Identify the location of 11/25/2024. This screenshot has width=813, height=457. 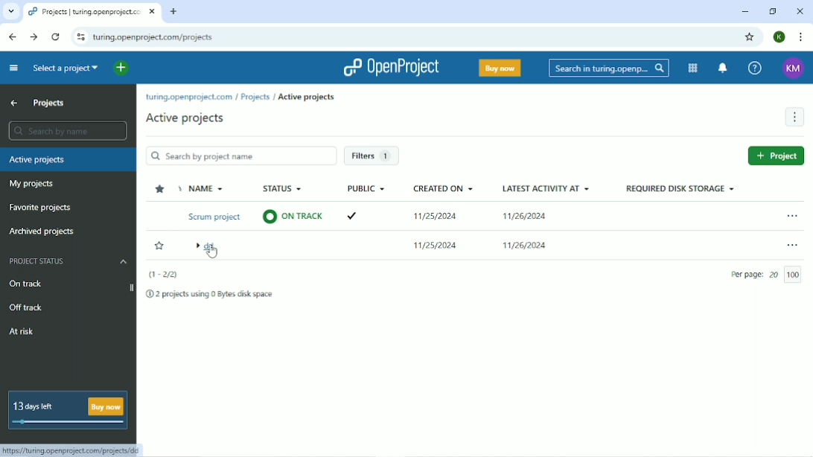
(431, 216).